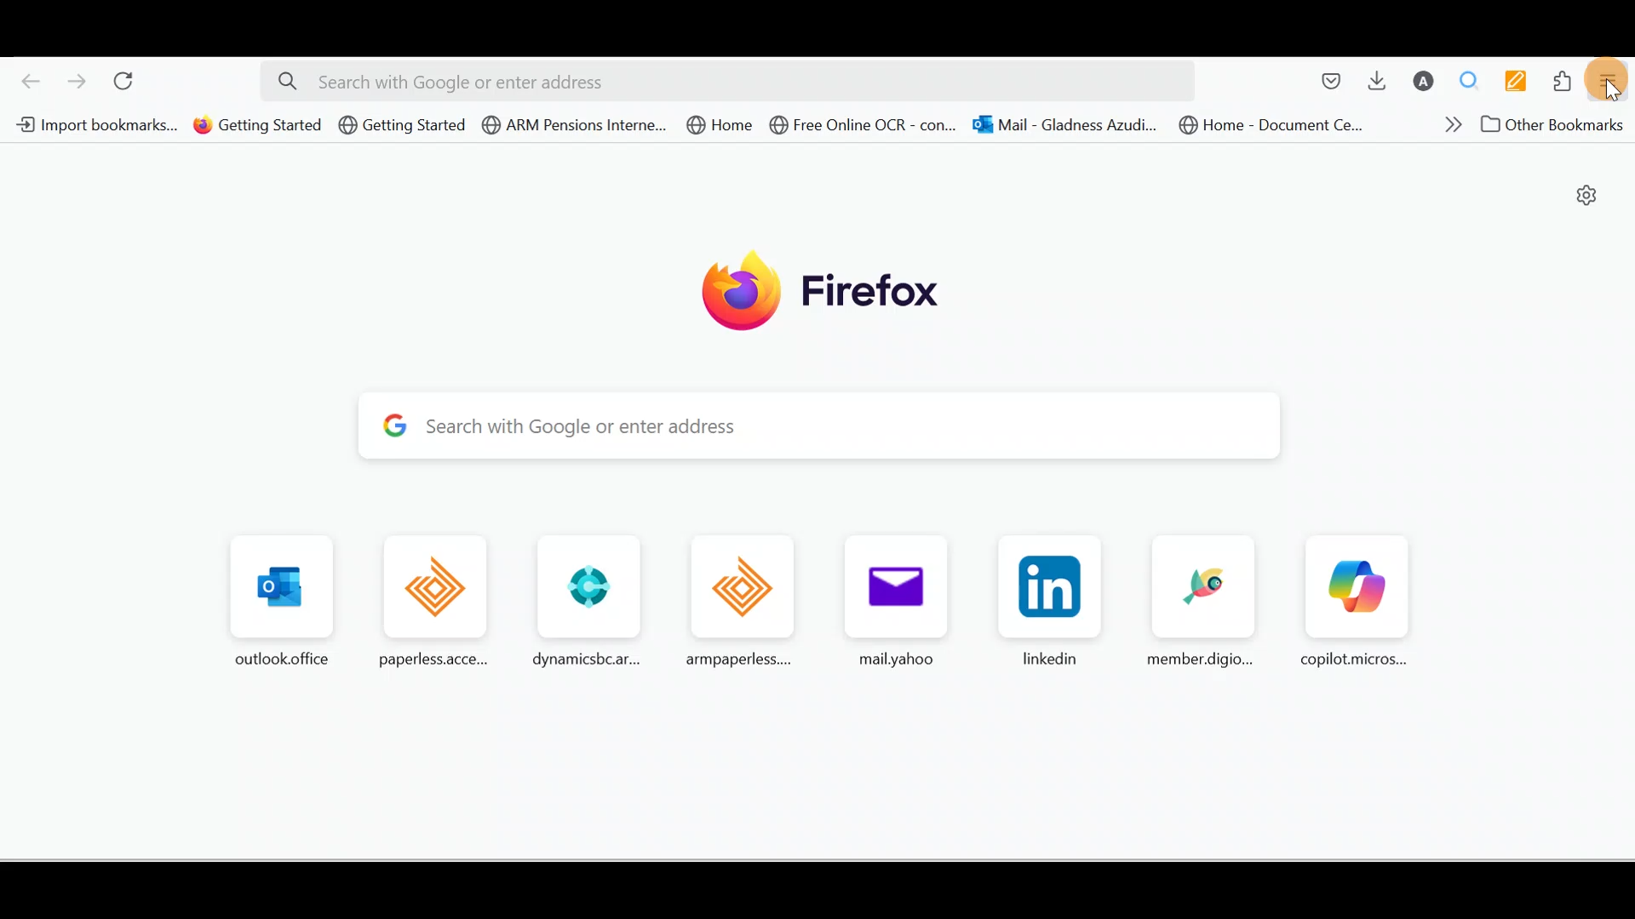 Image resolution: width=1635 pixels, height=919 pixels. Describe the element at coordinates (1447, 123) in the screenshot. I see `Show more bookmarks` at that location.